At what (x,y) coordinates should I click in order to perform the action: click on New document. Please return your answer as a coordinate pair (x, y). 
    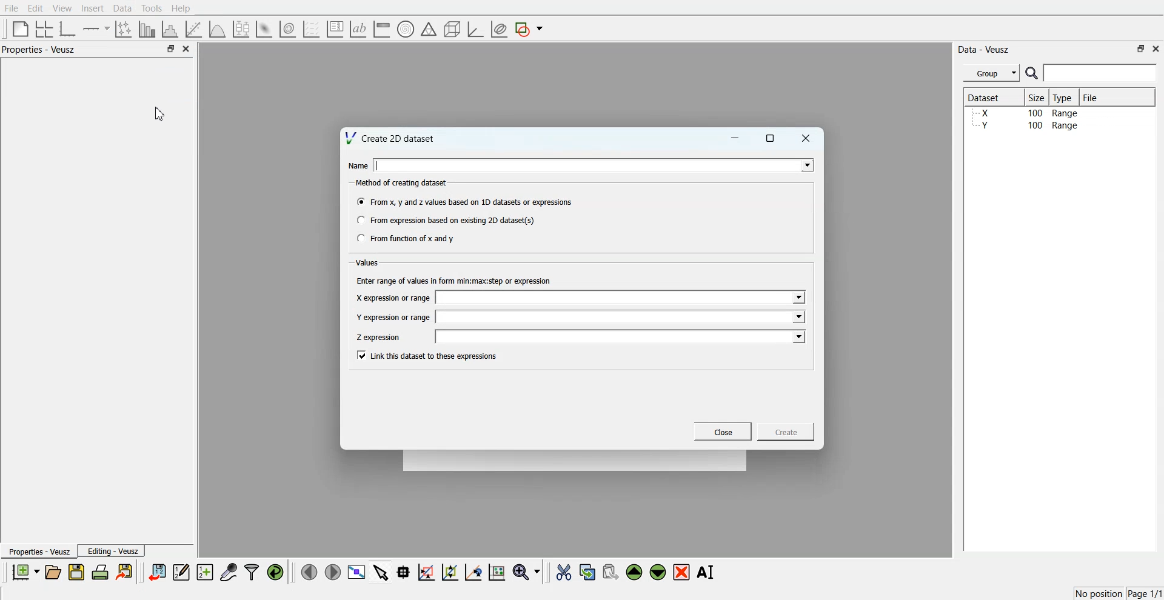
    Looking at the image, I should click on (25, 572).